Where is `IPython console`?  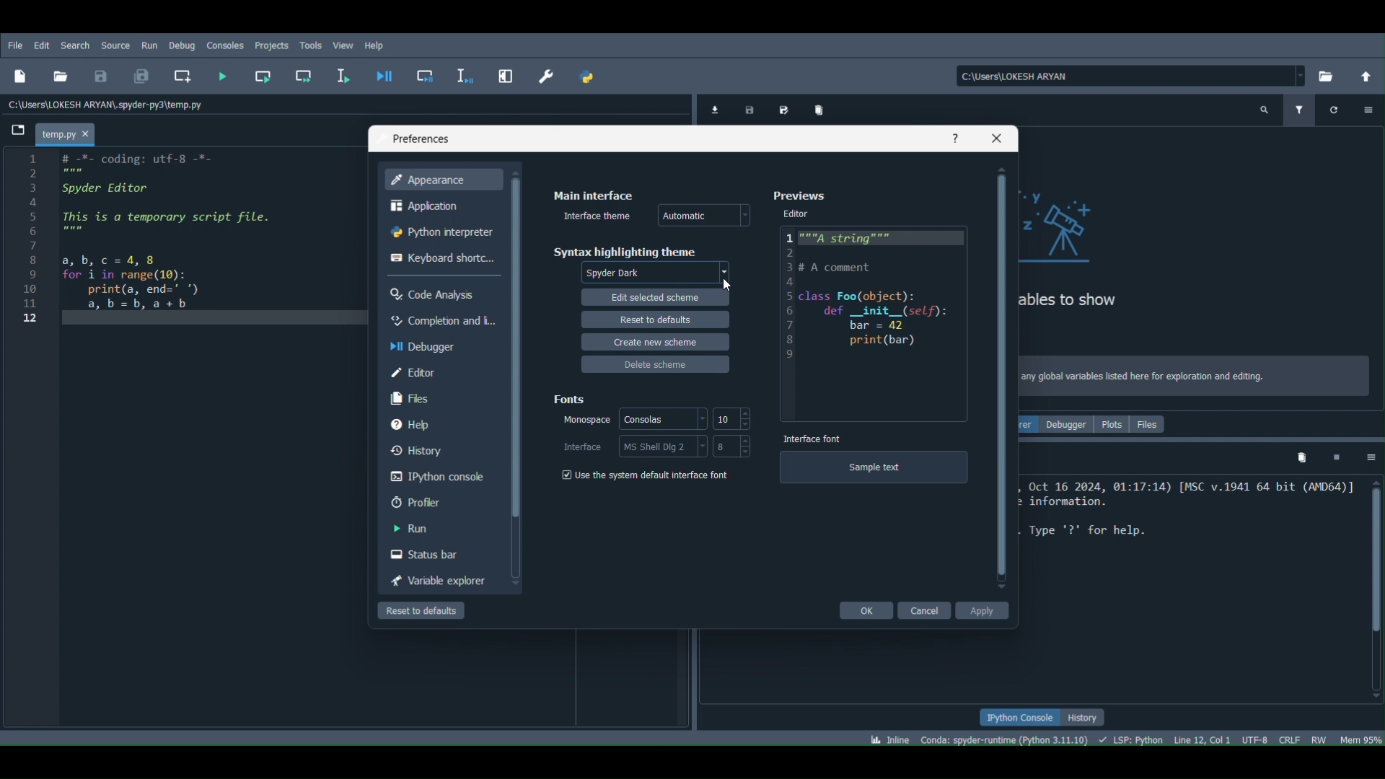
IPython console is located at coordinates (1021, 719).